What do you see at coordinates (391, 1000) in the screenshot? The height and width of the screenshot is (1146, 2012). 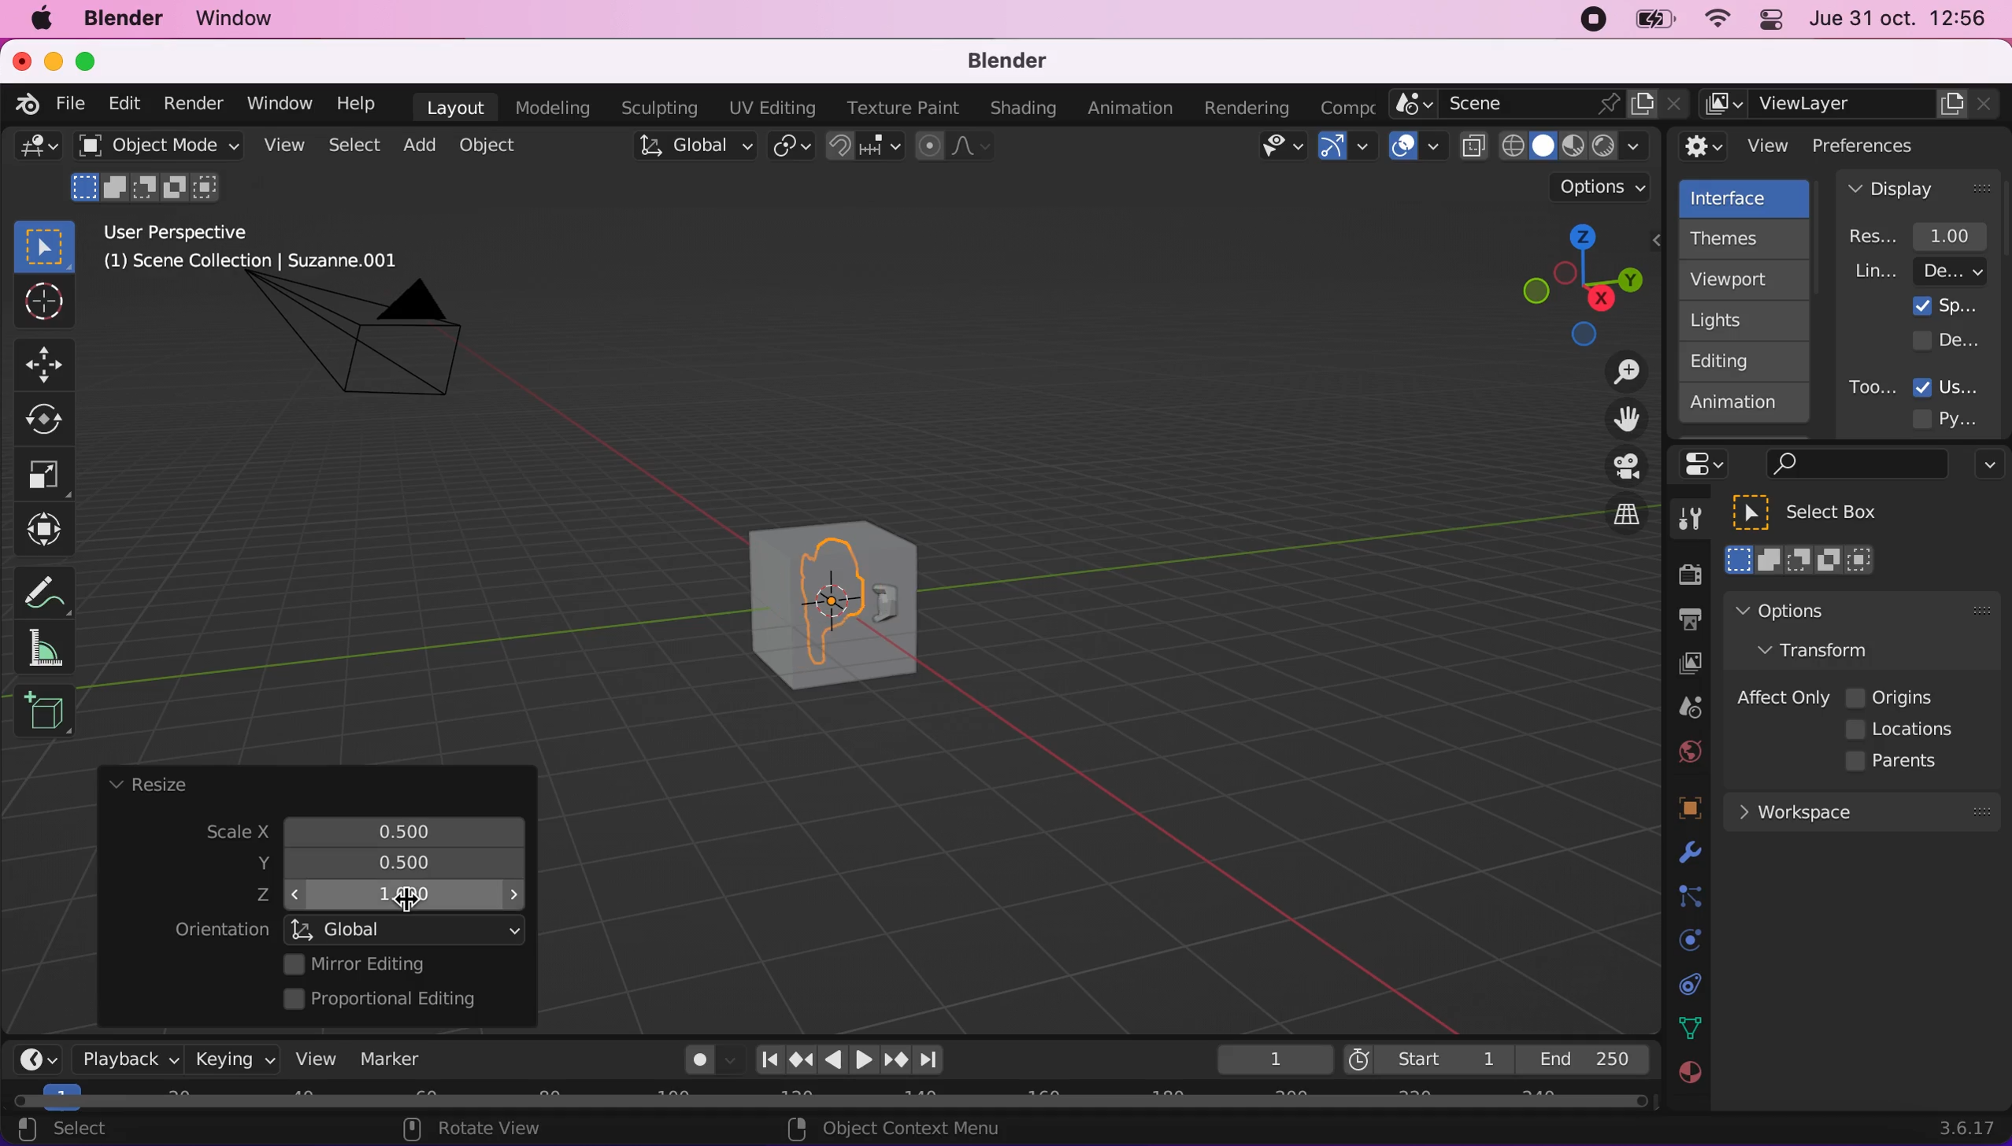 I see `proportional editing` at bounding box center [391, 1000].